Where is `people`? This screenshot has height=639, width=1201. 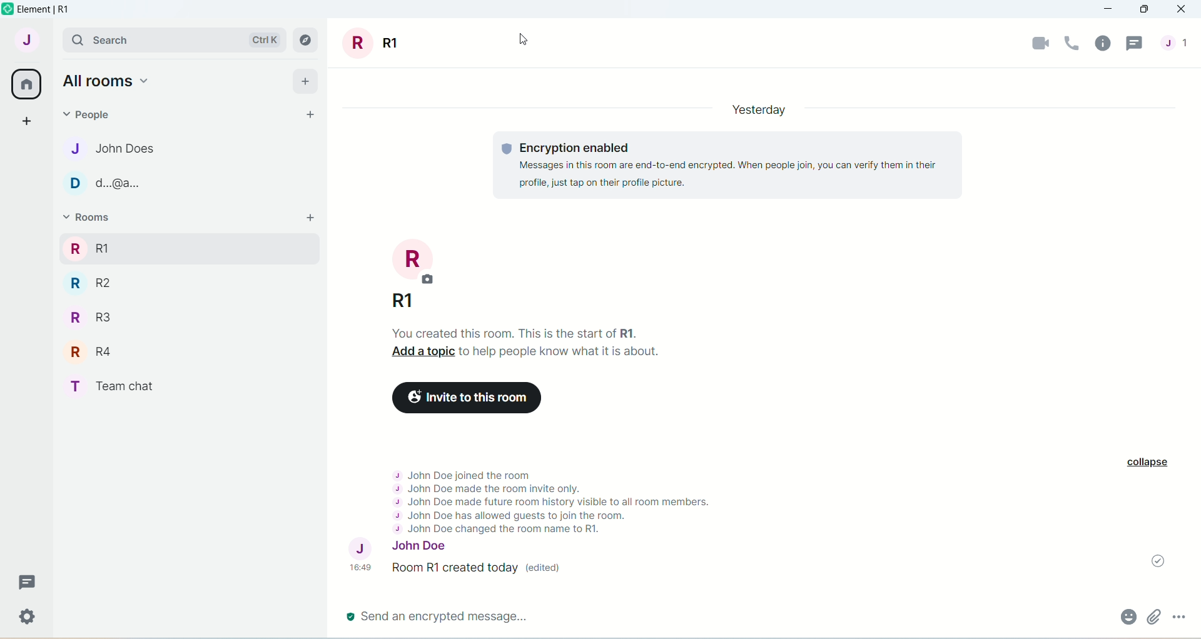
people is located at coordinates (88, 113).